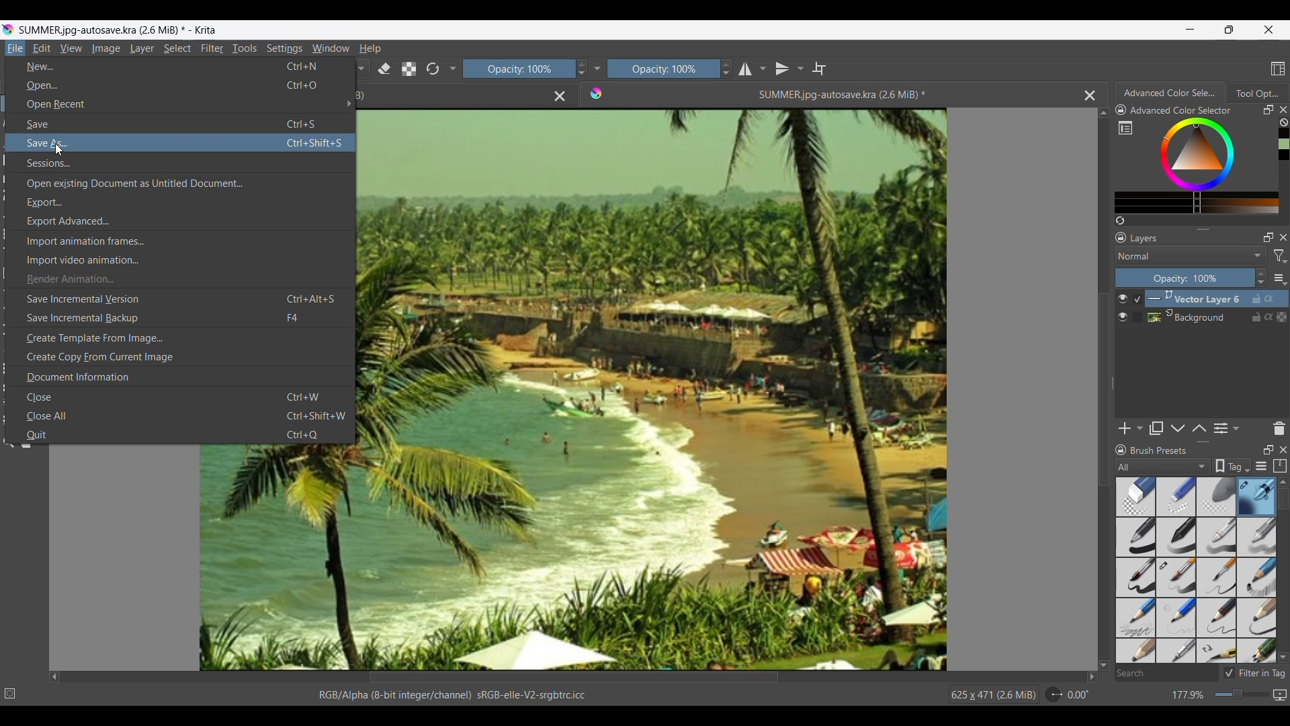 This screenshot has width=1290, height=726. I want to click on No selection, so click(10, 694).